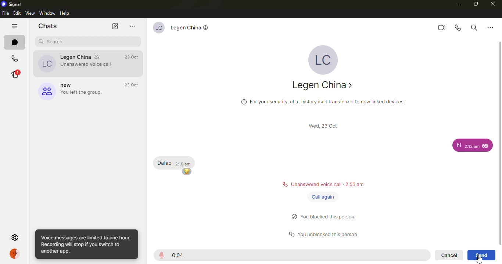 The image size is (502, 264). I want to click on message, so click(176, 161).